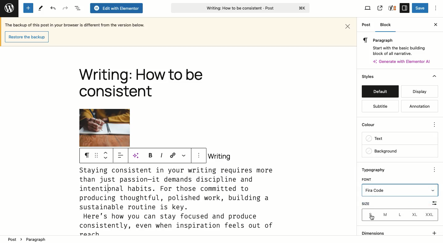 This screenshot has height=243, width=443. Describe the element at coordinates (107, 155) in the screenshot. I see `Move up down` at that location.